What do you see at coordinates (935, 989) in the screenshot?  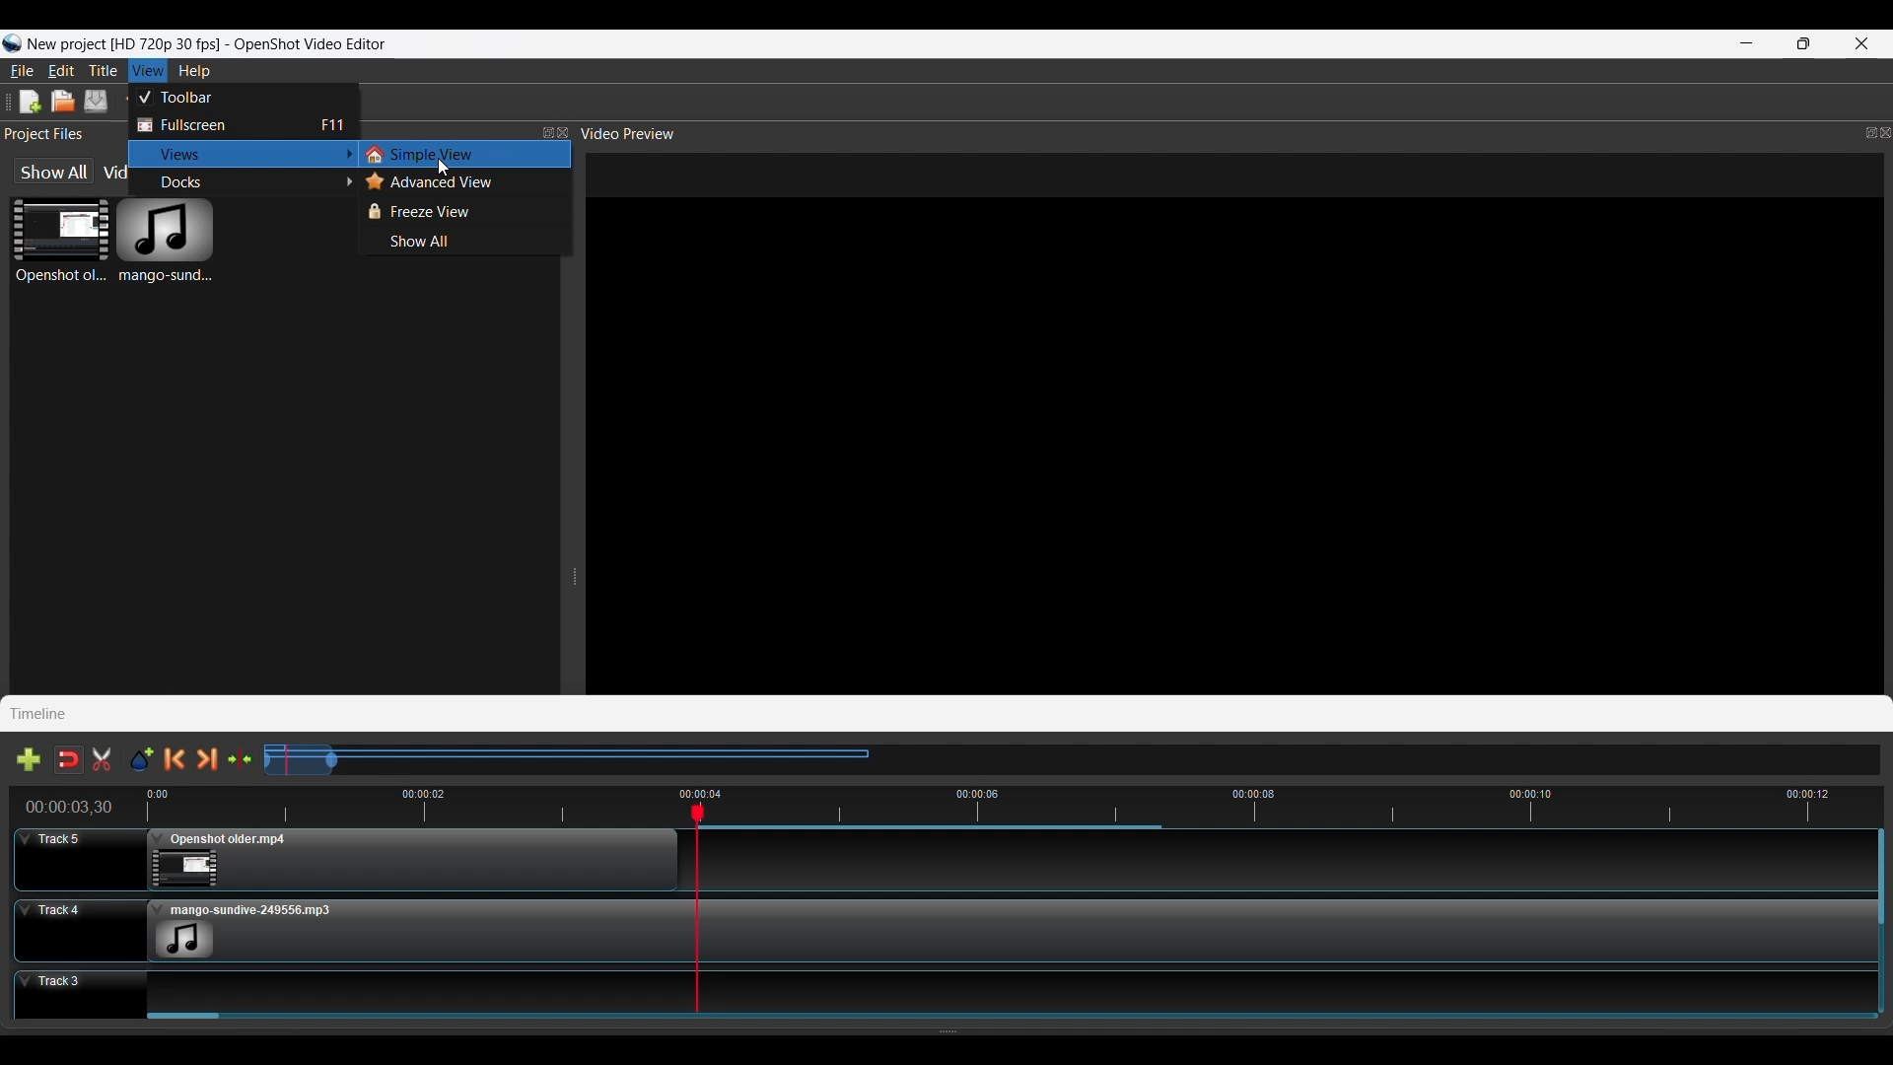 I see `Track 3` at bounding box center [935, 989].